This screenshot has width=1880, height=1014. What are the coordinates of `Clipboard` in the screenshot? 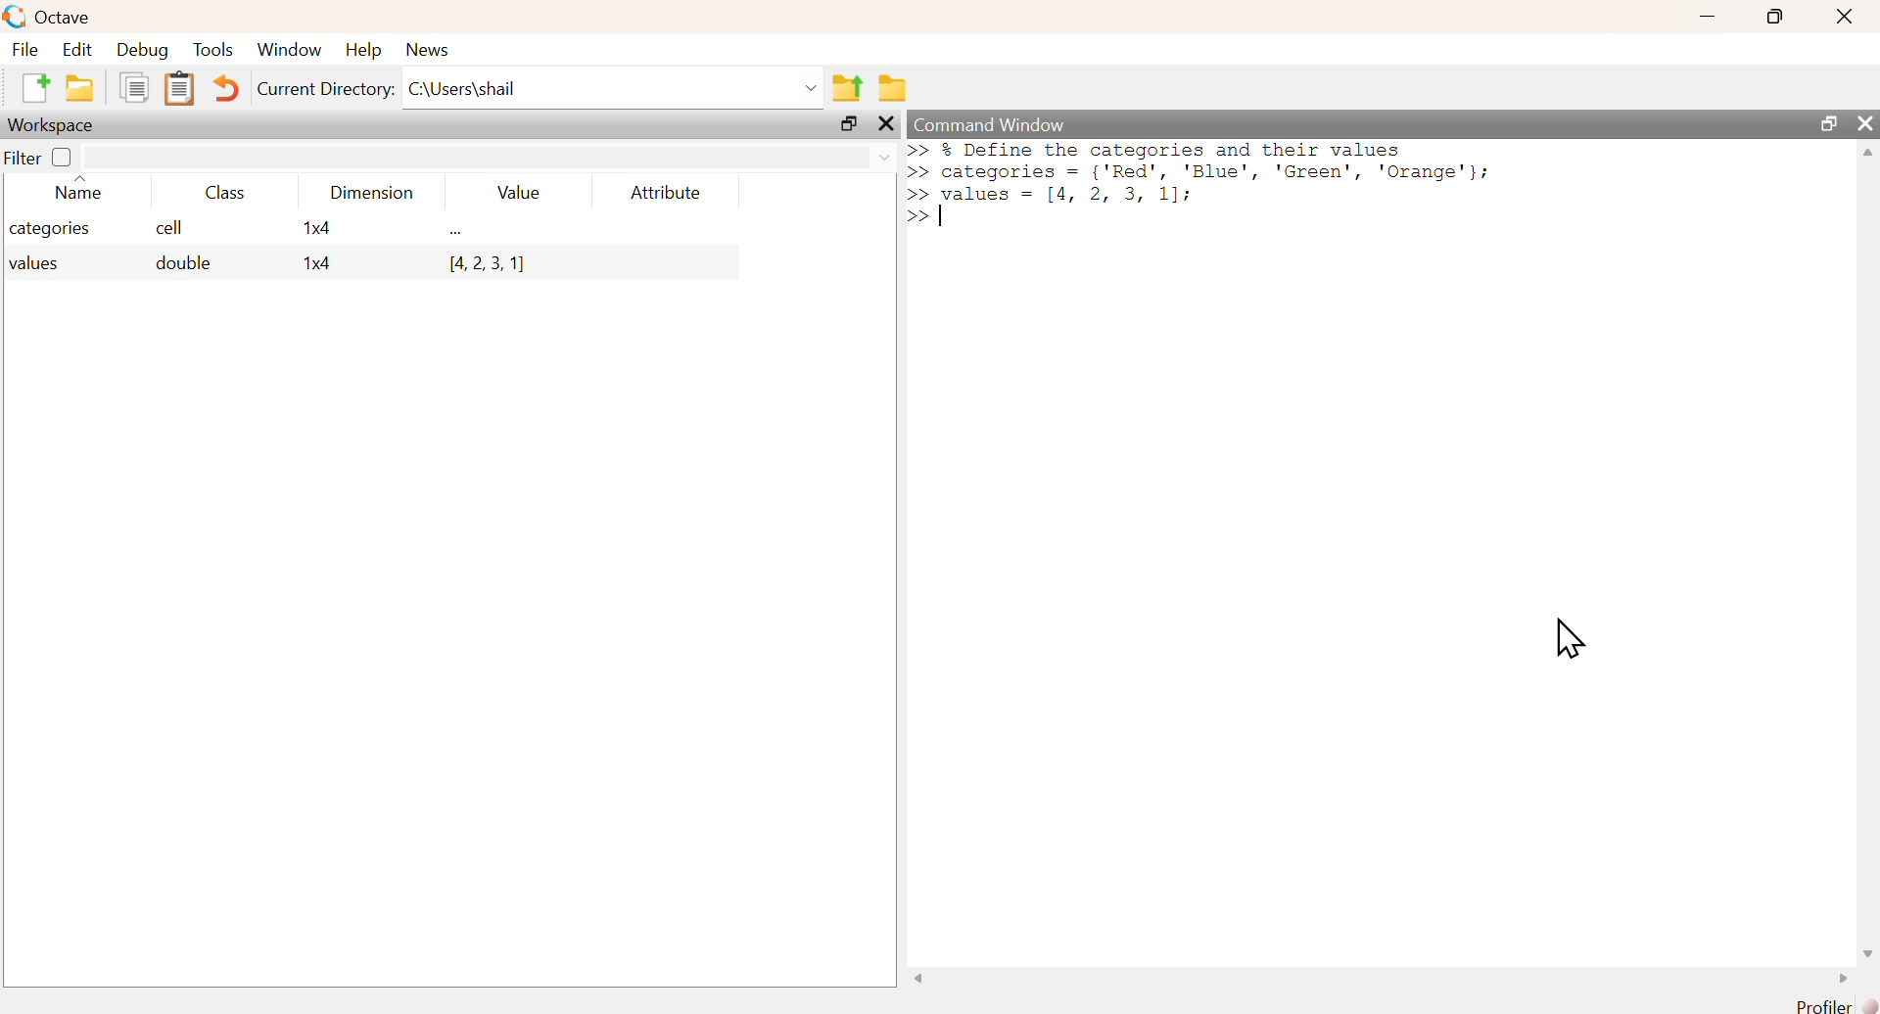 It's located at (179, 89).